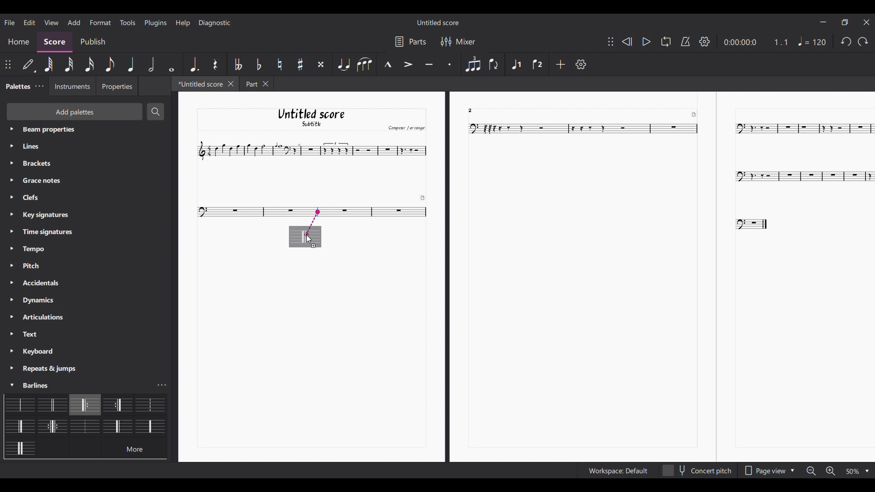 The width and height of the screenshot is (875, 492). I want to click on Barline options, so click(117, 404).